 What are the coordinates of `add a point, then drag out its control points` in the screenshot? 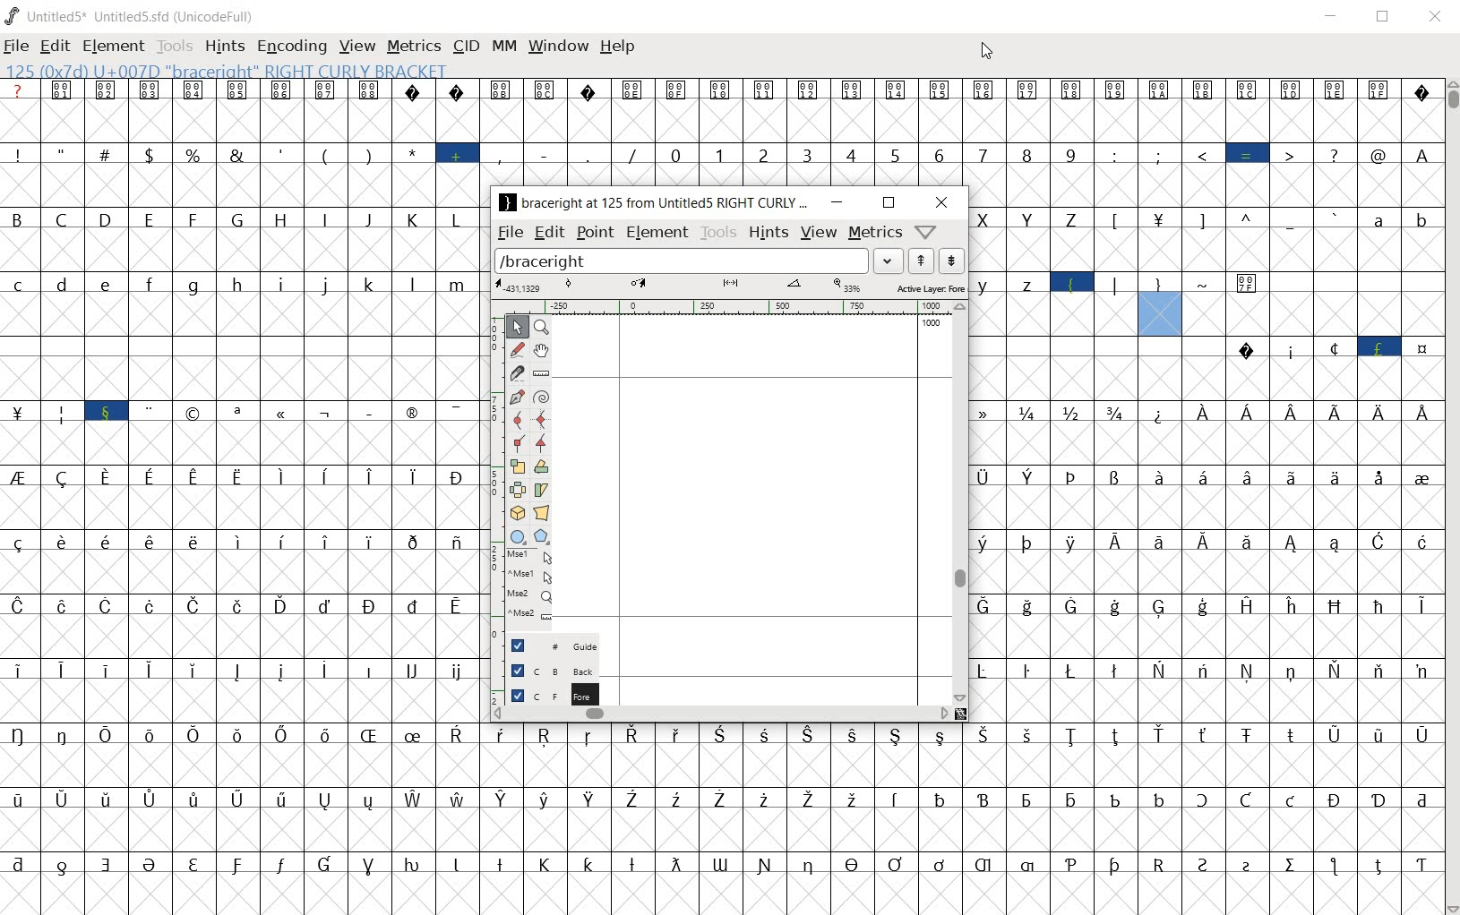 It's located at (514, 398).